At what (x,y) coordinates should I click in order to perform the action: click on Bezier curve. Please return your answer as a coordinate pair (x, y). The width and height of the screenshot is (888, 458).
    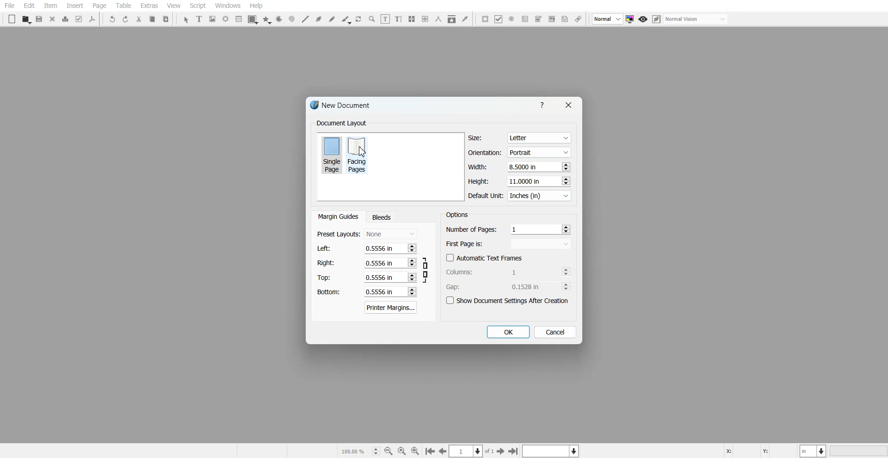
    Looking at the image, I should click on (319, 19).